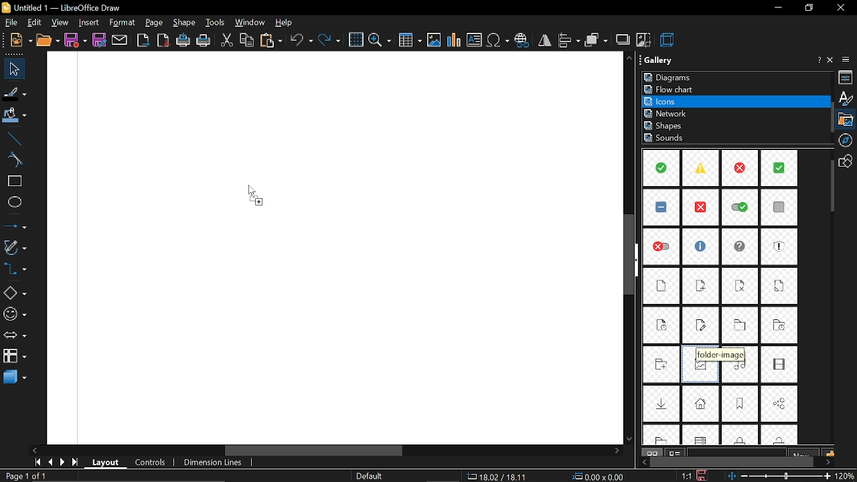  Describe the element at coordinates (830, 187) in the screenshot. I see `vertical scrollbar` at that location.